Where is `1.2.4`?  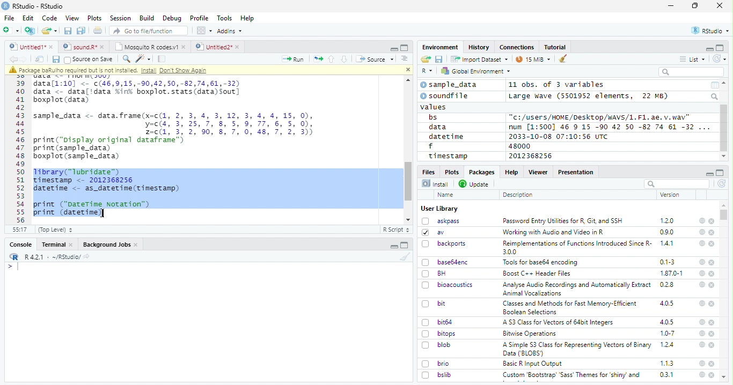
1.2.4 is located at coordinates (668, 344).